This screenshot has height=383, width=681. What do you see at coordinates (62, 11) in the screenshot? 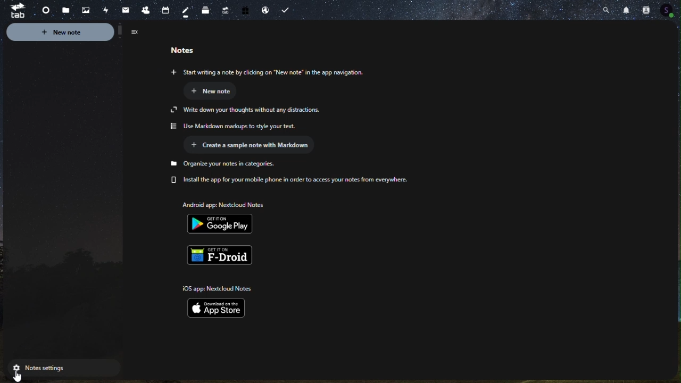
I see `File` at bounding box center [62, 11].